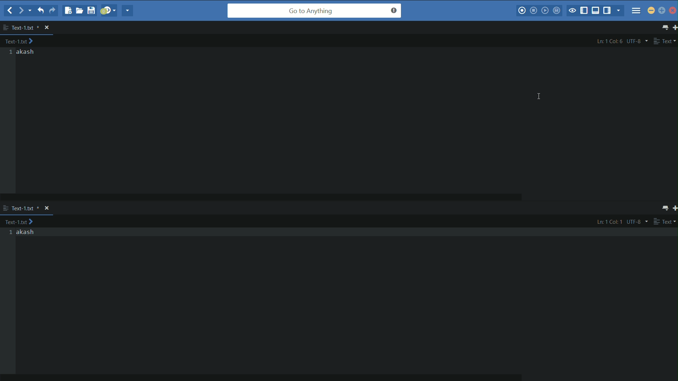 The height and width of the screenshot is (381, 678). Describe the element at coordinates (597, 10) in the screenshot. I see `show/hide bottom panel` at that location.